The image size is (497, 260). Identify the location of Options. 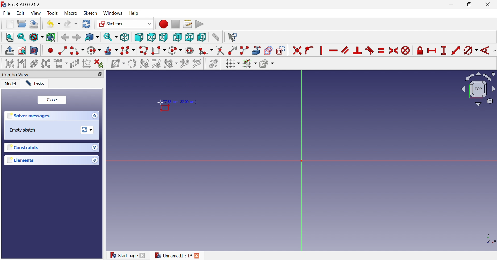
(93, 116).